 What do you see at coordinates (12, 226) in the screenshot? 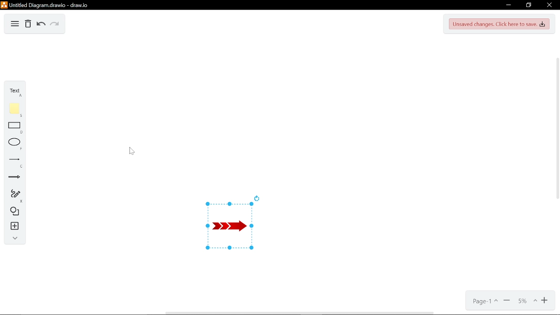
I see `Insert` at bounding box center [12, 226].